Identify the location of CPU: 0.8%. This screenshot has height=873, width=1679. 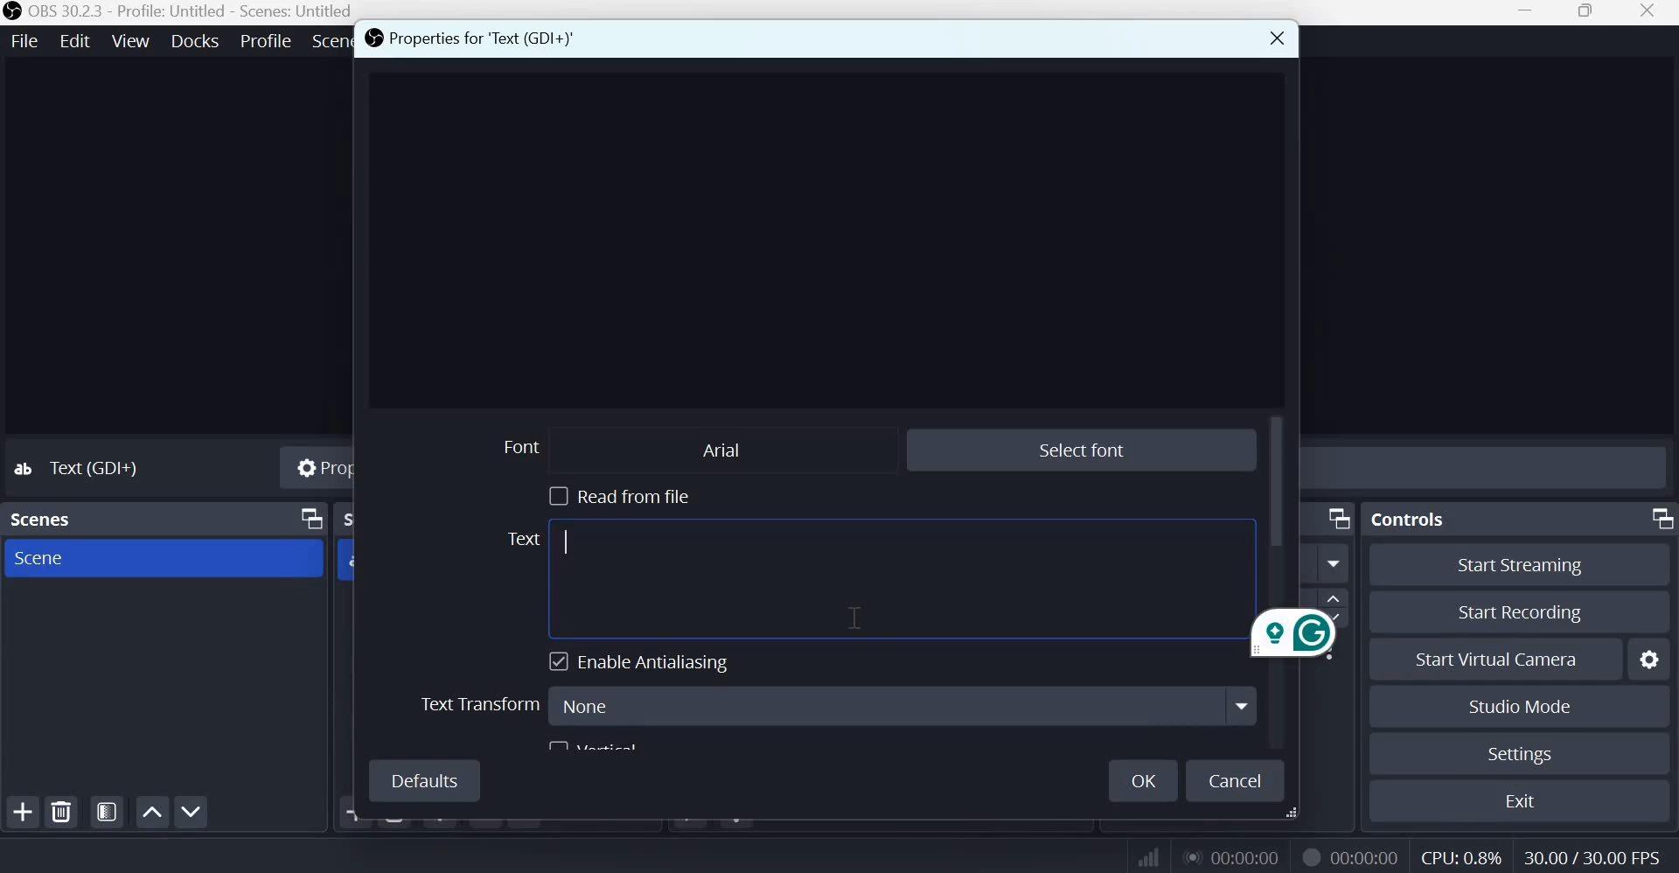
(1463, 855).